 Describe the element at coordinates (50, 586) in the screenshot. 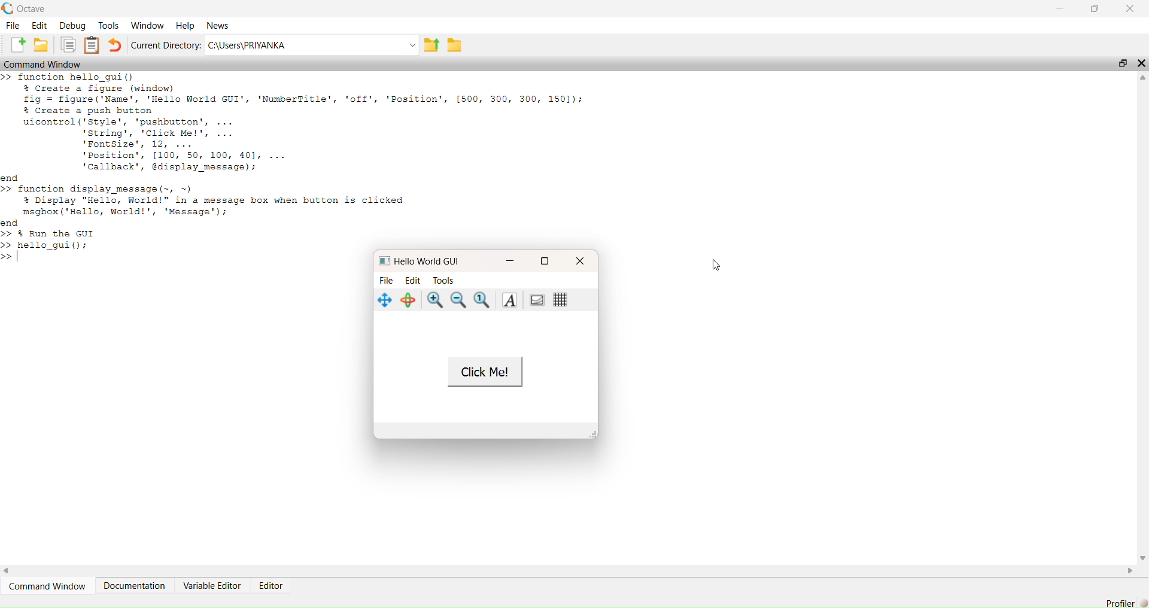

I see `Command Window` at that location.